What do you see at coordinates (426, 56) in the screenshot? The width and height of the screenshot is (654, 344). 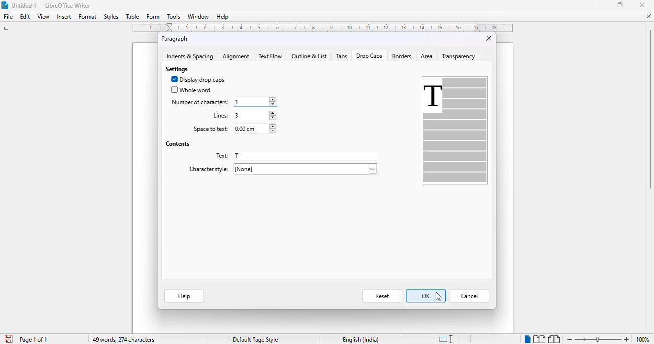 I see `area` at bounding box center [426, 56].